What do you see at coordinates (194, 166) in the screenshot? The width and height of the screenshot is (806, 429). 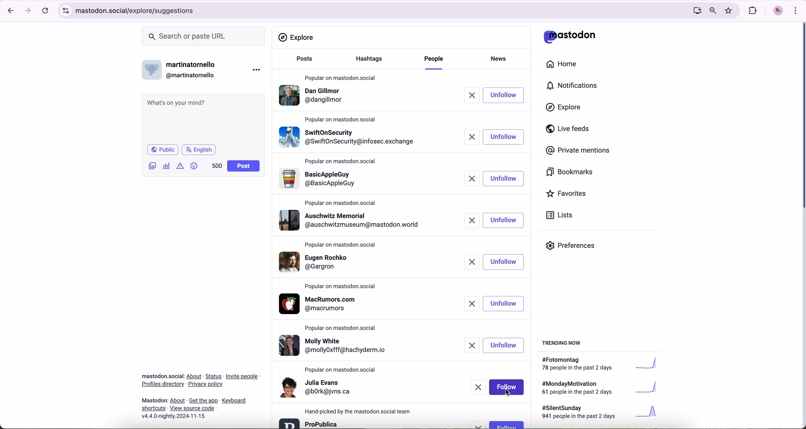 I see `emoji` at bounding box center [194, 166].